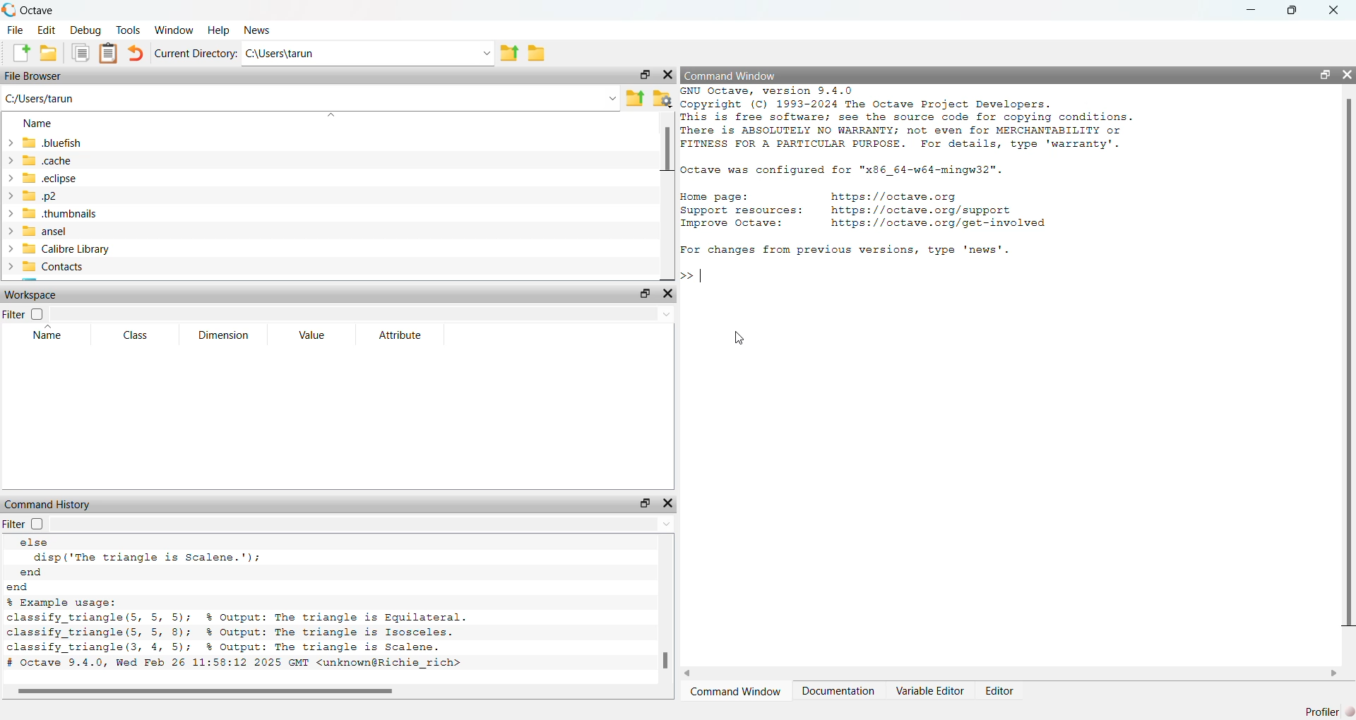 This screenshot has width=1356, height=720. I want to click on contacts, so click(50, 269).